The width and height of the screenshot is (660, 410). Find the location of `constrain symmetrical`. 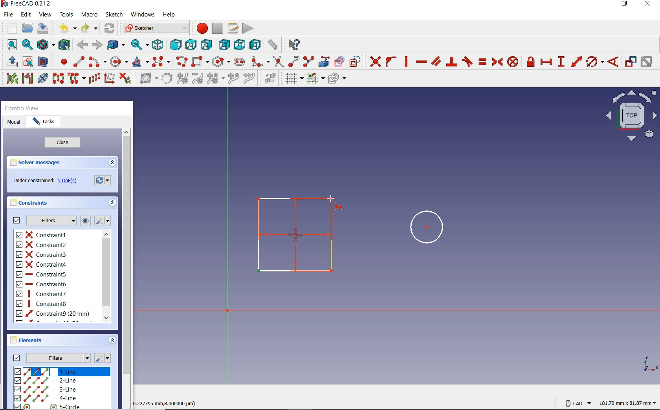

constrain symmetrical is located at coordinates (498, 62).